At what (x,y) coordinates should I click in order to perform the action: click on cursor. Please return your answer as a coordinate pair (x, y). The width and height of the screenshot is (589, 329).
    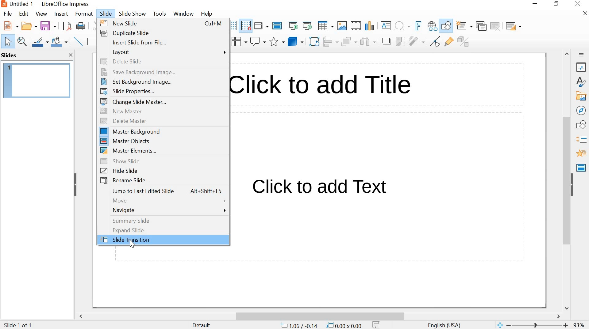
    Looking at the image, I should click on (131, 247).